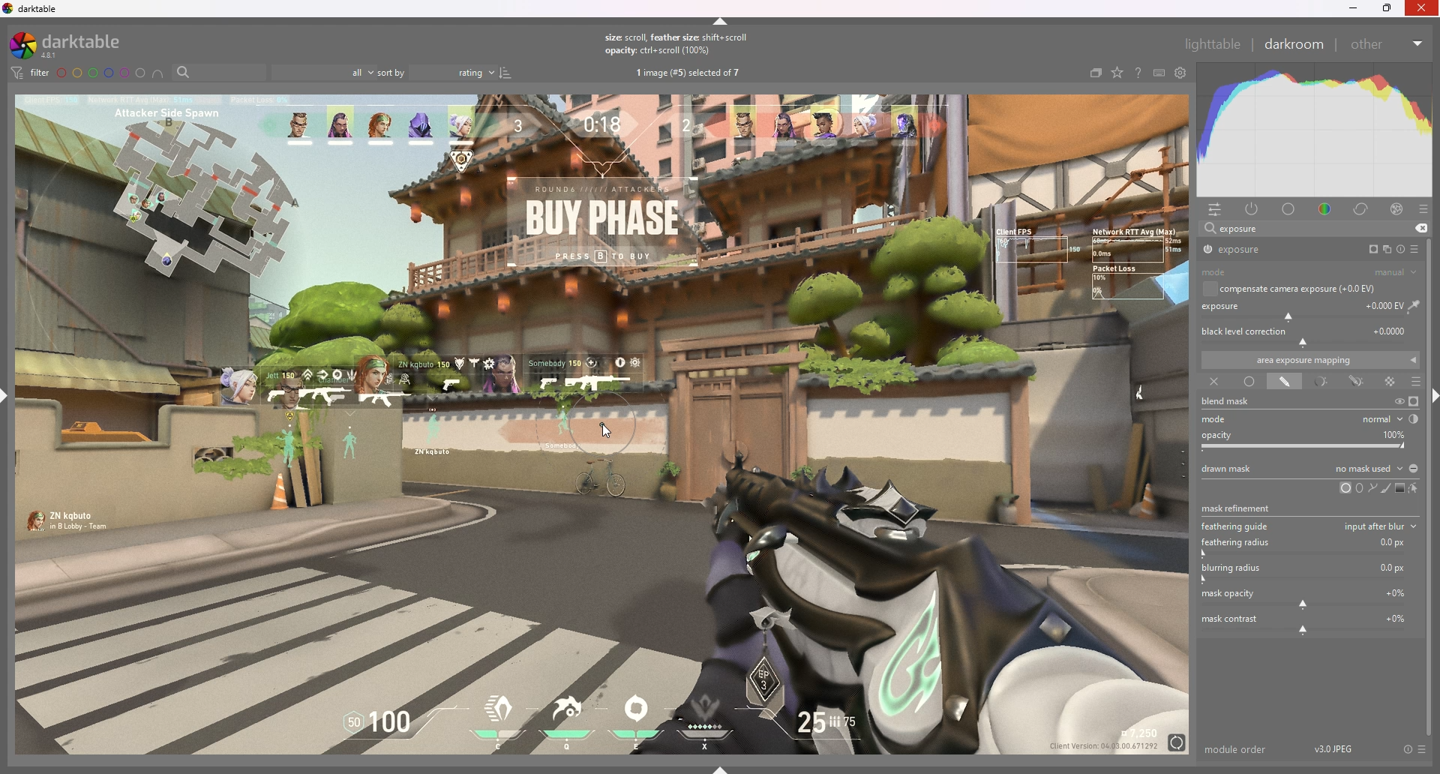 This screenshot has height=774, width=1440. Describe the element at coordinates (1414, 402) in the screenshot. I see `display mask` at that location.